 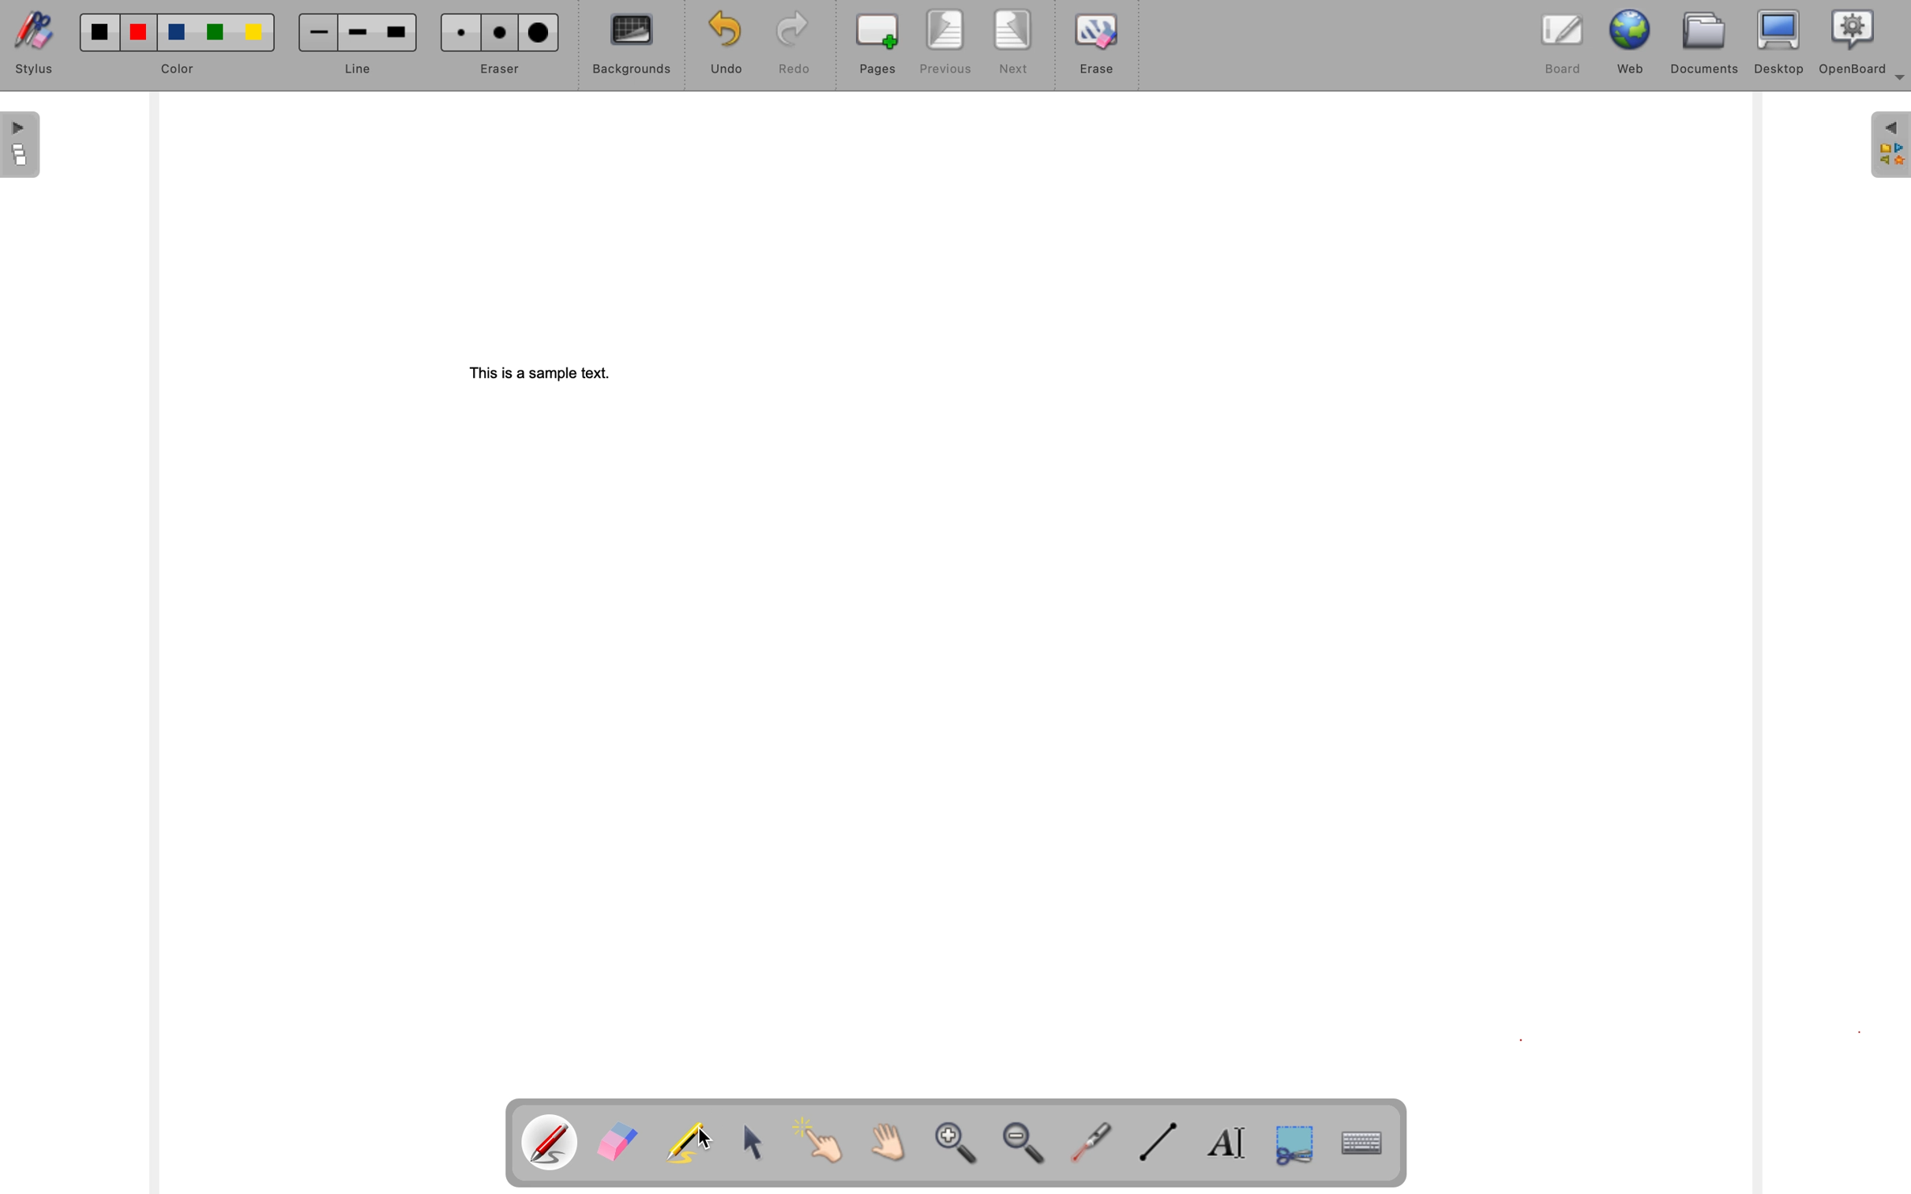 I want to click on cursor, so click(x=703, y=1140).